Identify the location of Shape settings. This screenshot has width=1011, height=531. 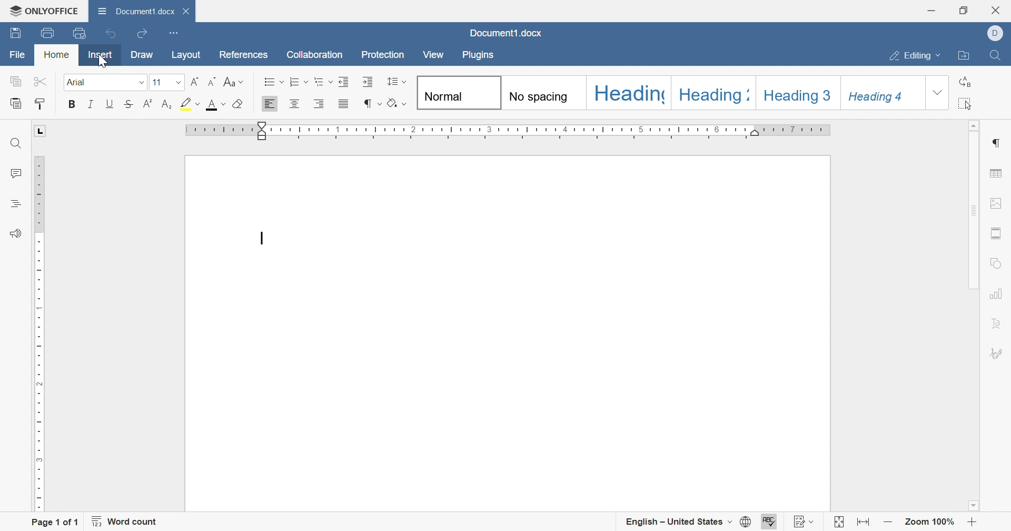
(996, 264).